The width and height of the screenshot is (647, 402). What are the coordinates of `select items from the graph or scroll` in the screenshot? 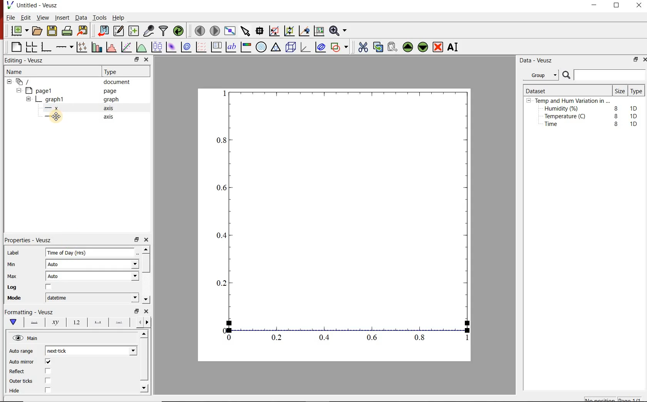 It's located at (246, 32).